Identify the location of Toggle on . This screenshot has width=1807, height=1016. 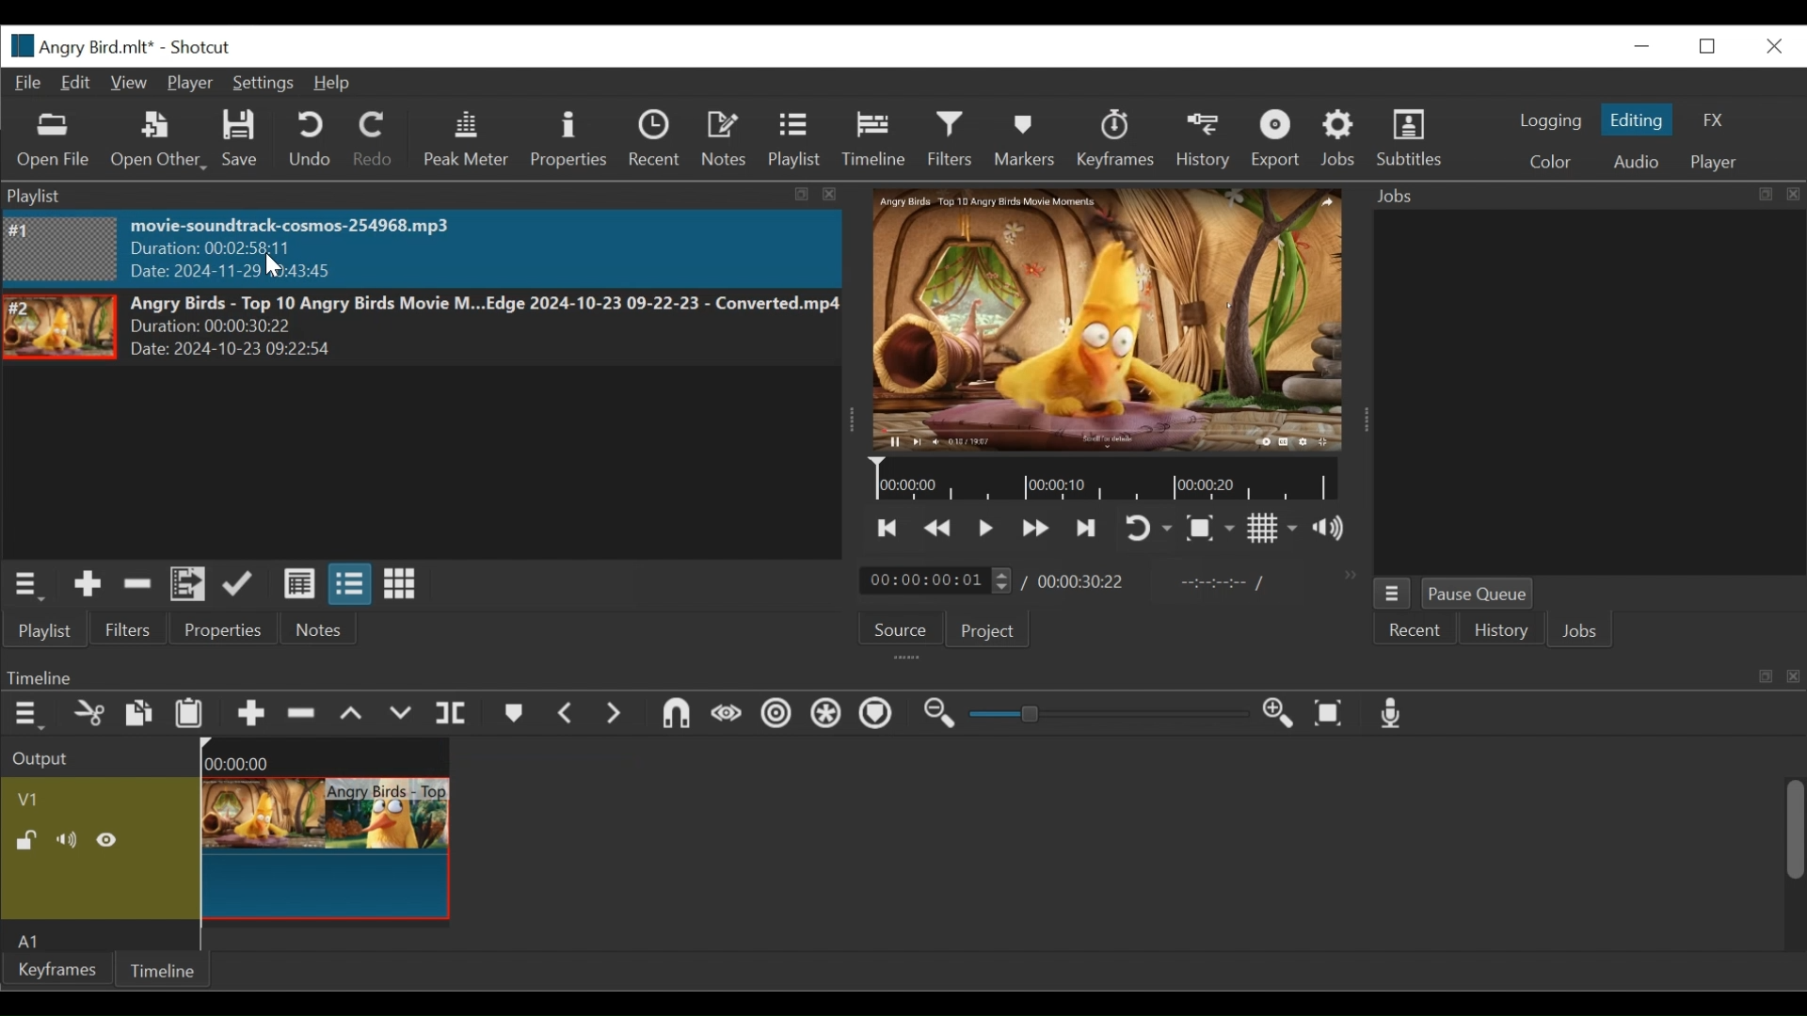
(1150, 527).